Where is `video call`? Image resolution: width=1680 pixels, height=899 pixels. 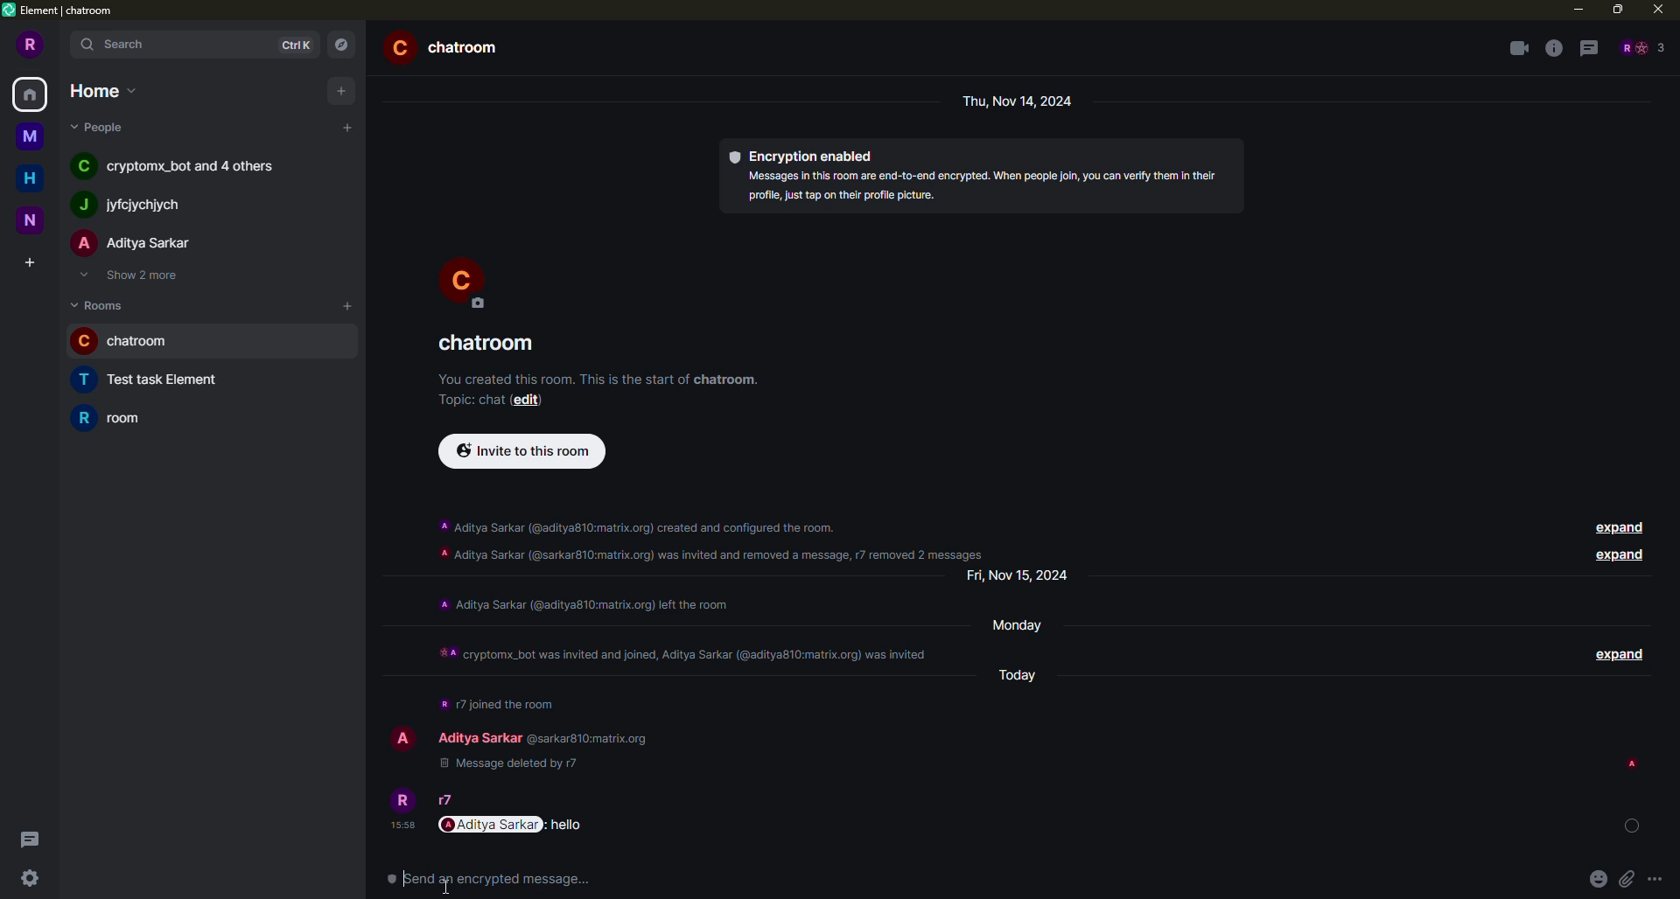 video call is located at coordinates (1518, 48).